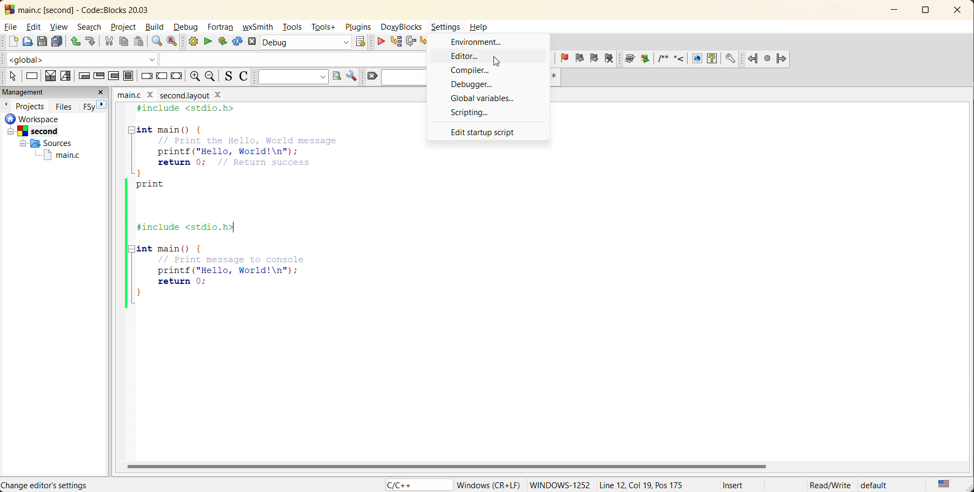 This screenshot has width=974, height=492. What do you see at coordinates (236, 43) in the screenshot?
I see `rebuild` at bounding box center [236, 43].